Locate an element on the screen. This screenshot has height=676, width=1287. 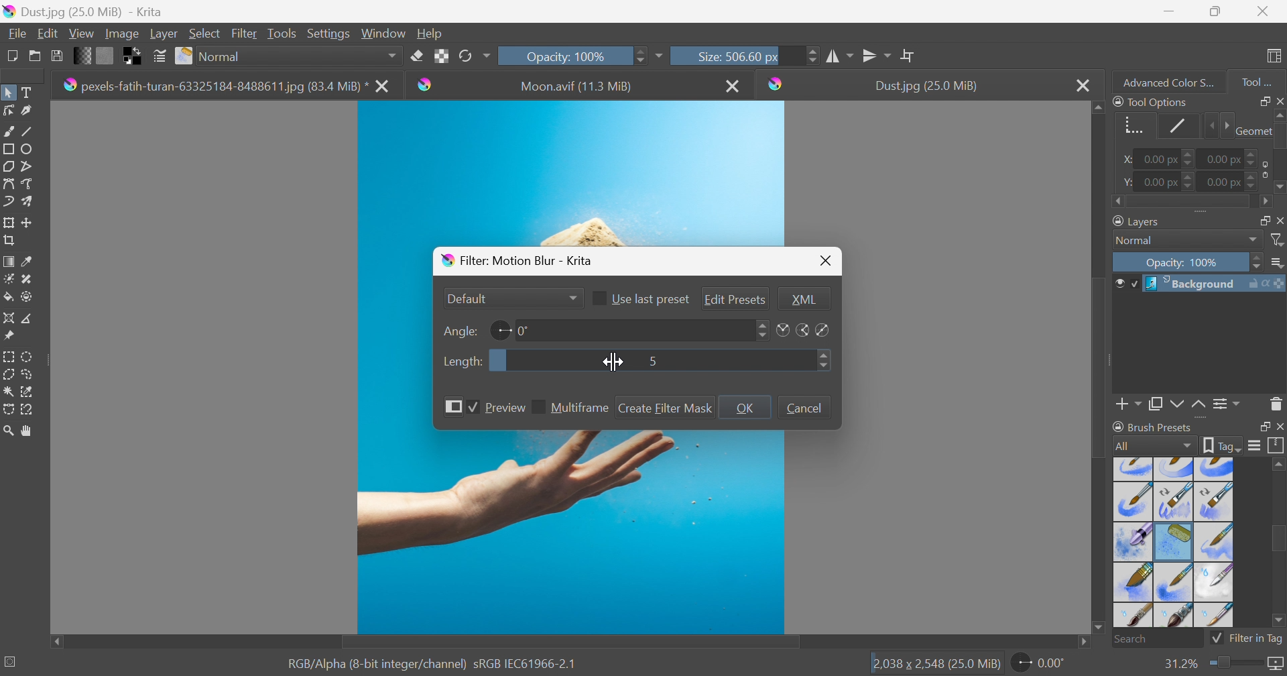
Search is located at coordinates (1158, 639).